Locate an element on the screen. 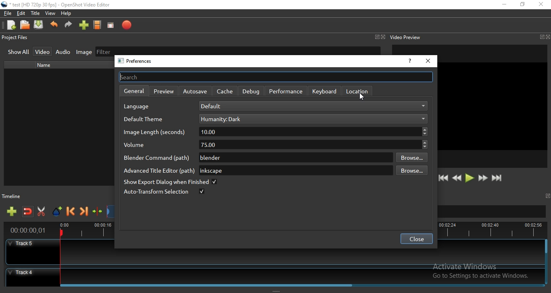 Image resolution: width=551 pixels, height=293 pixels. Add marker is located at coordinates (58, 212).